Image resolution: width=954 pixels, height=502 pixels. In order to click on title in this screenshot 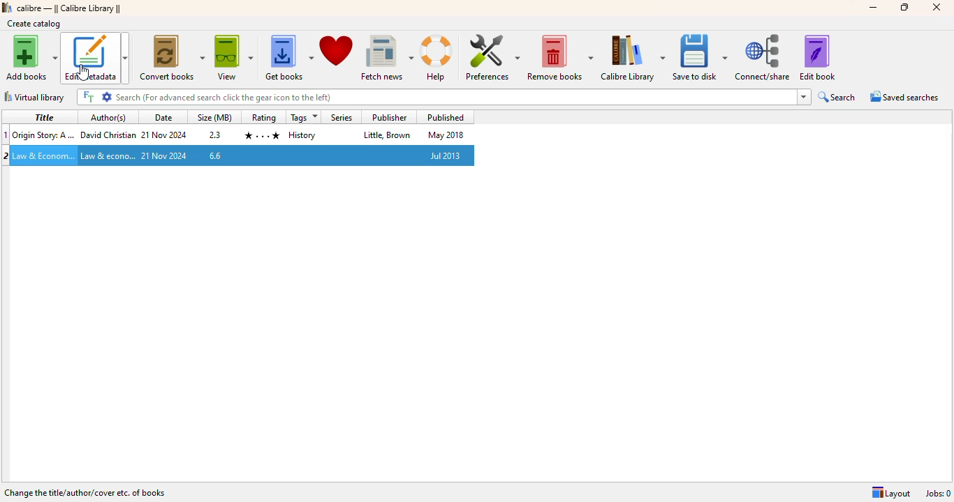, I will do `click(455, 97)`.